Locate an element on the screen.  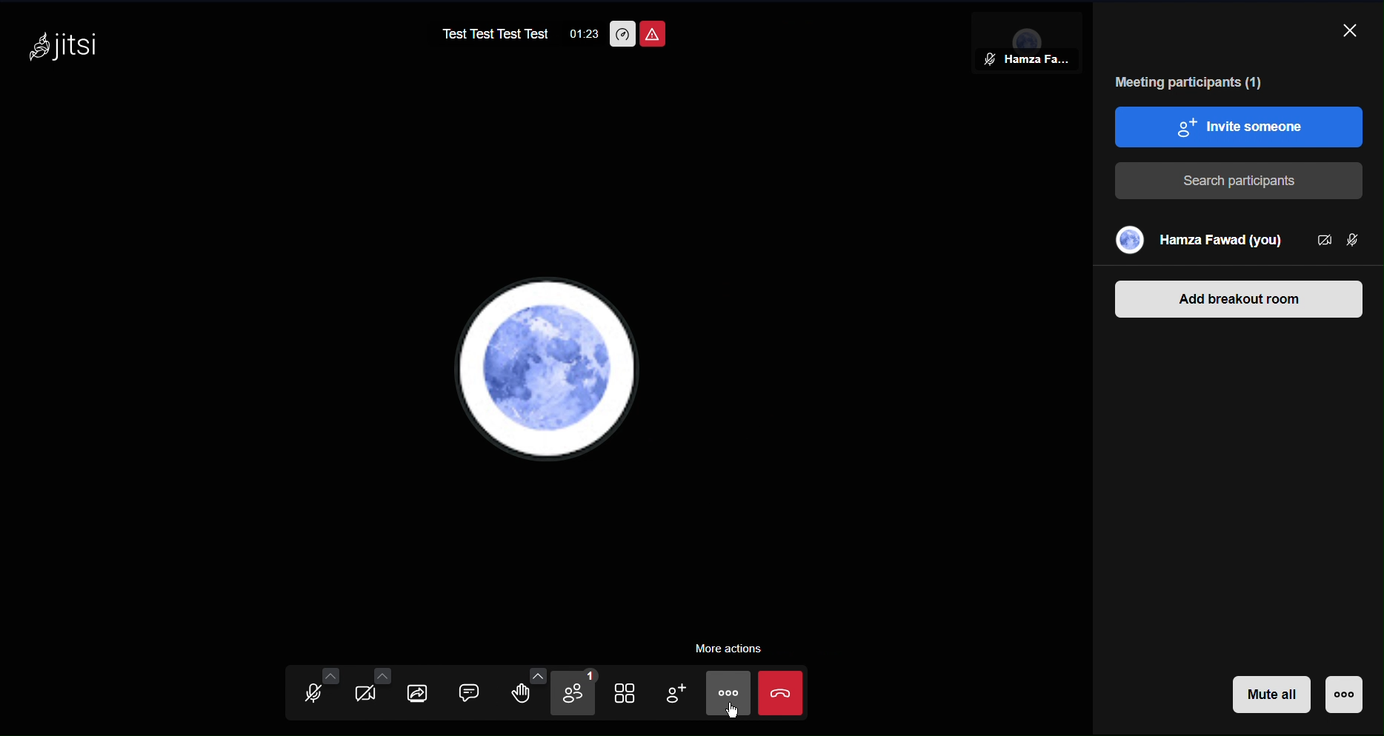
End Call is located at coordinates (782, 695).